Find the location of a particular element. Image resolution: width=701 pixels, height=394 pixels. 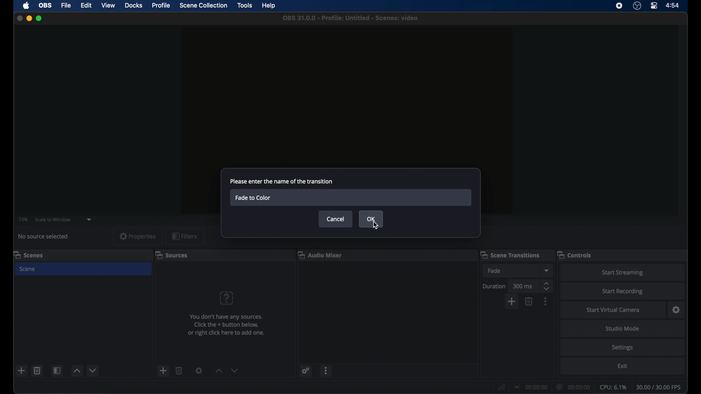

time is located at coordinates (673, 6).